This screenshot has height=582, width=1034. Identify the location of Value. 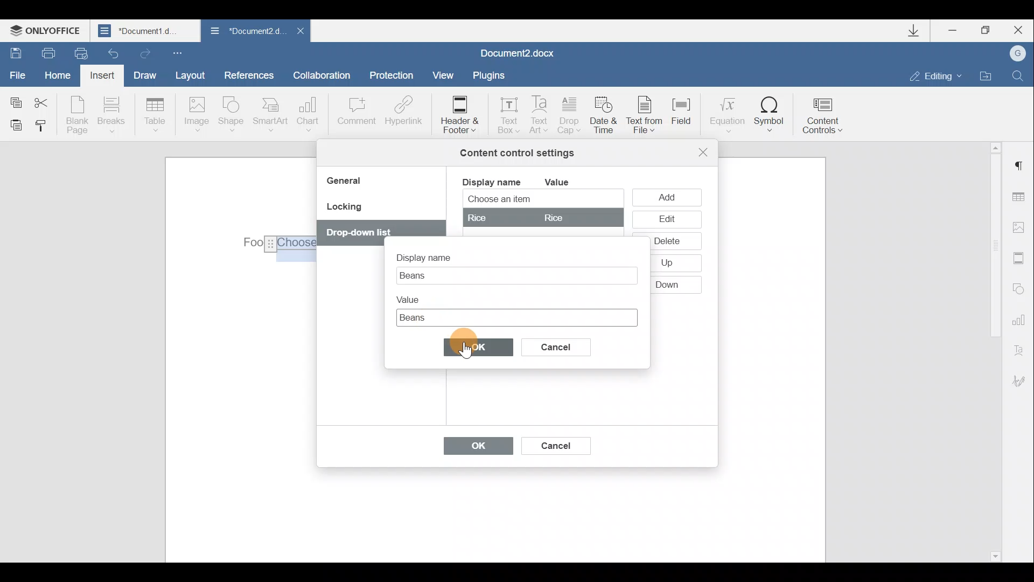
(565, 182).